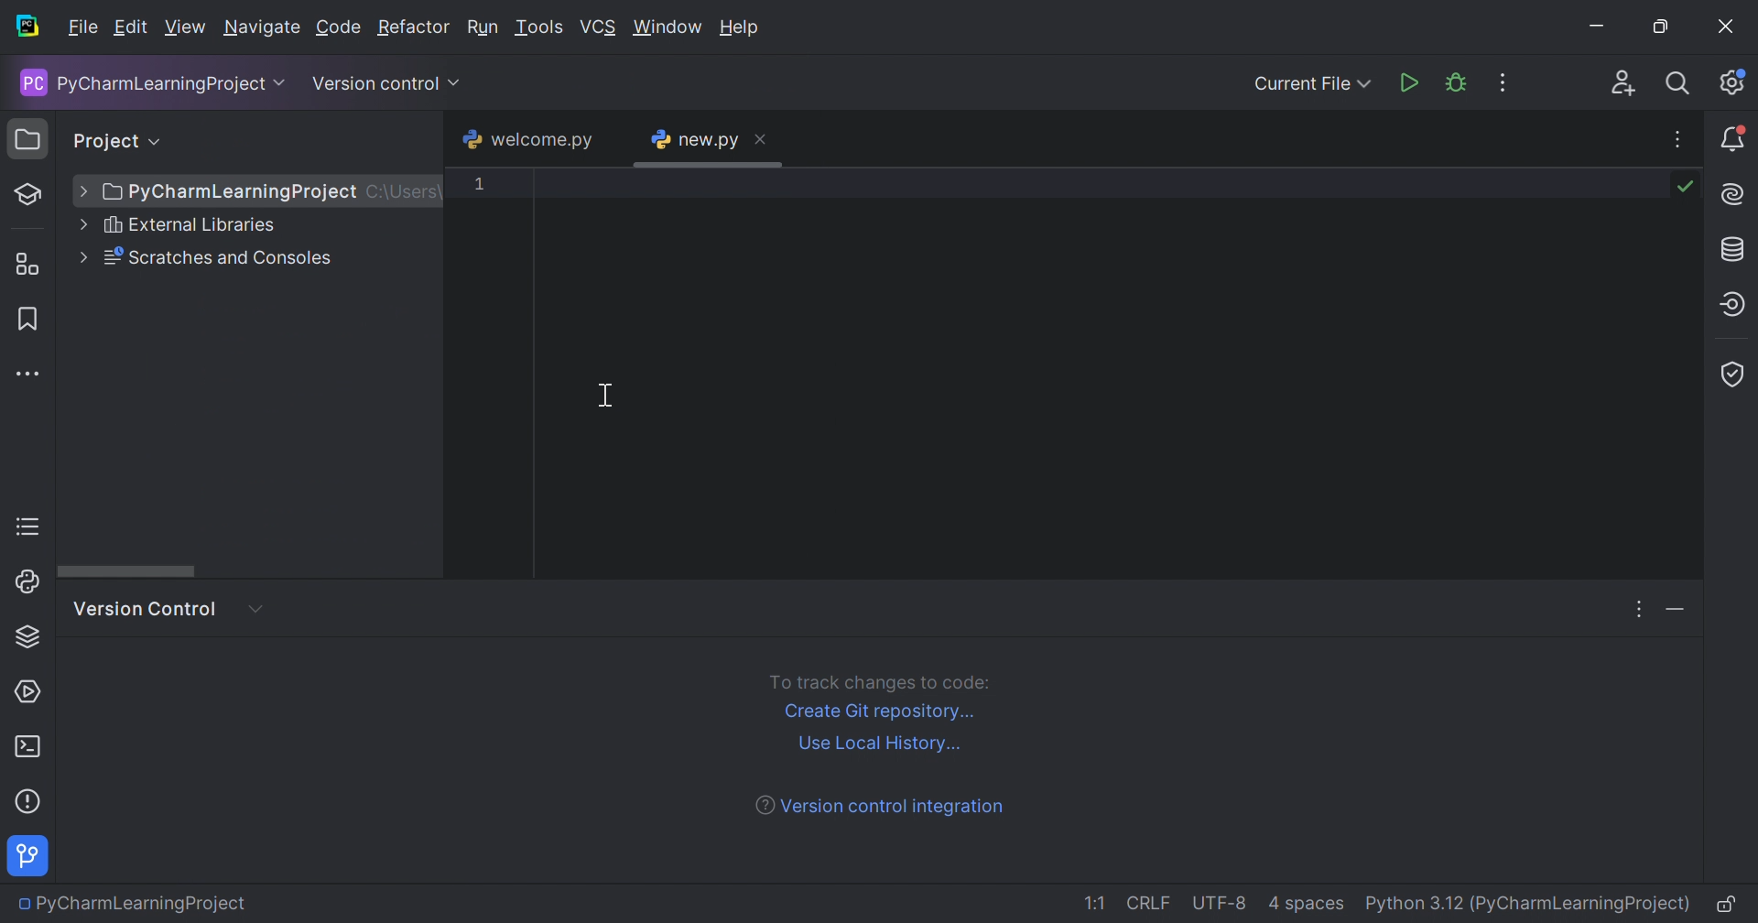 Image resolution: width=1758 pixels, height=923 pixels. What do you see at coordinates (1601, 26) in the screenshot?
I see `Minimize` at bounding box center [1601, 26].